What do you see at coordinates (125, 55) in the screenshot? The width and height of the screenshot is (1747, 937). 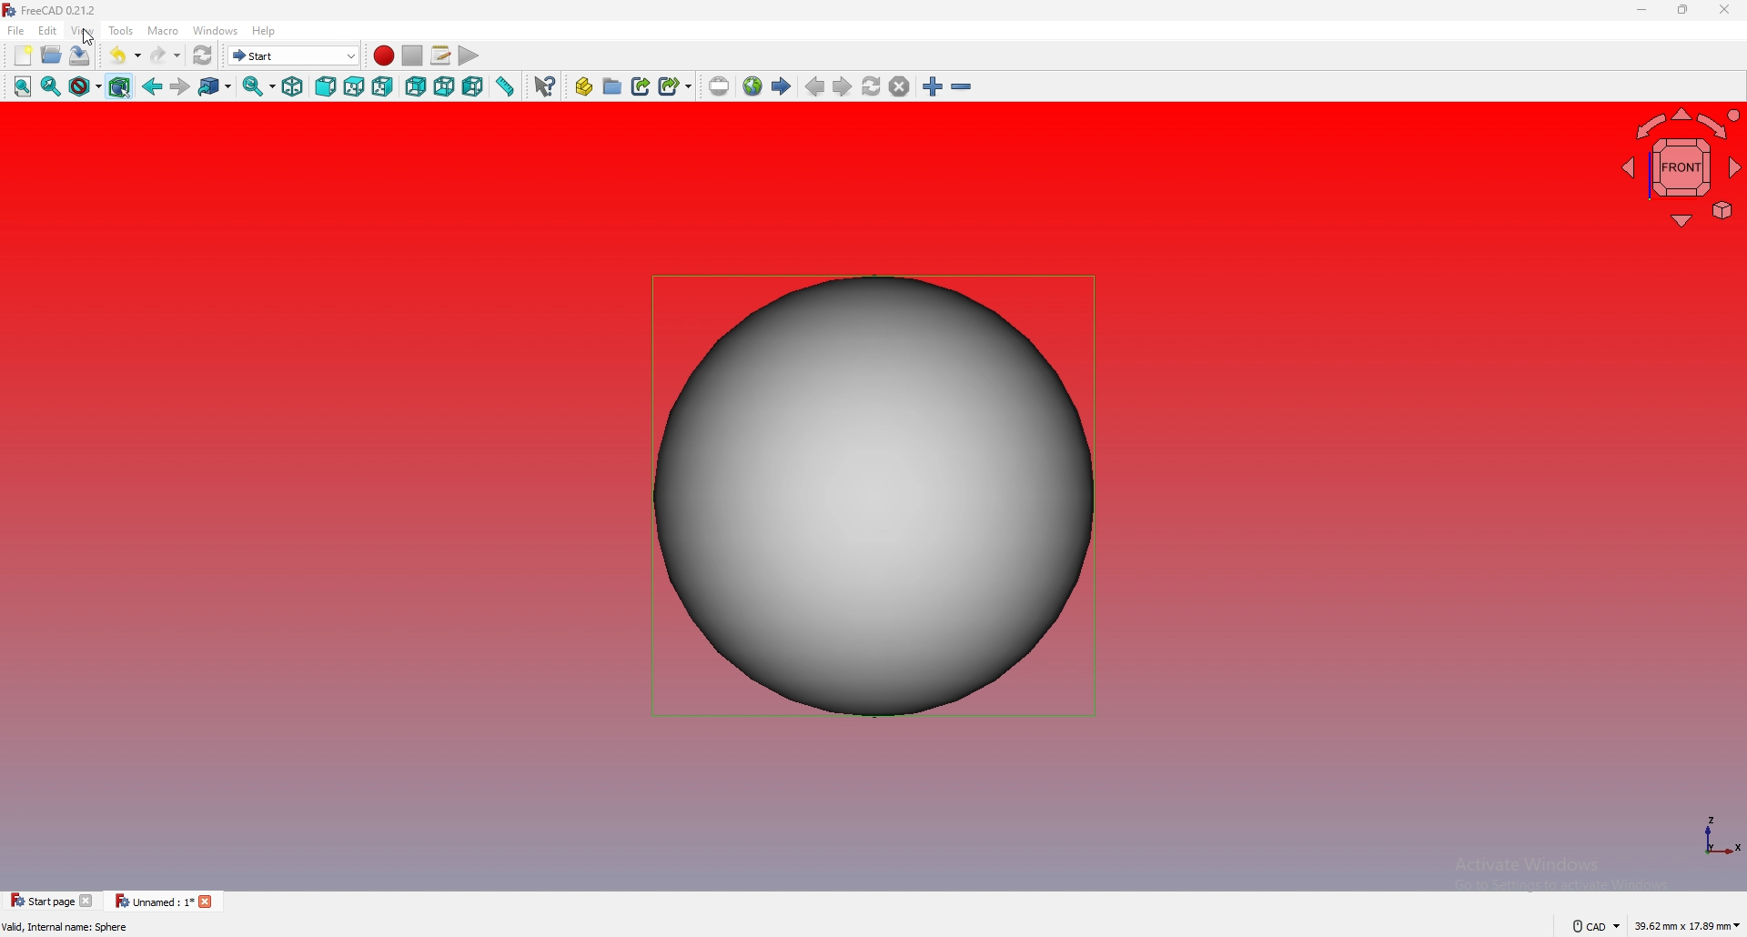 I see `undo` at bounding box center [125, 55].